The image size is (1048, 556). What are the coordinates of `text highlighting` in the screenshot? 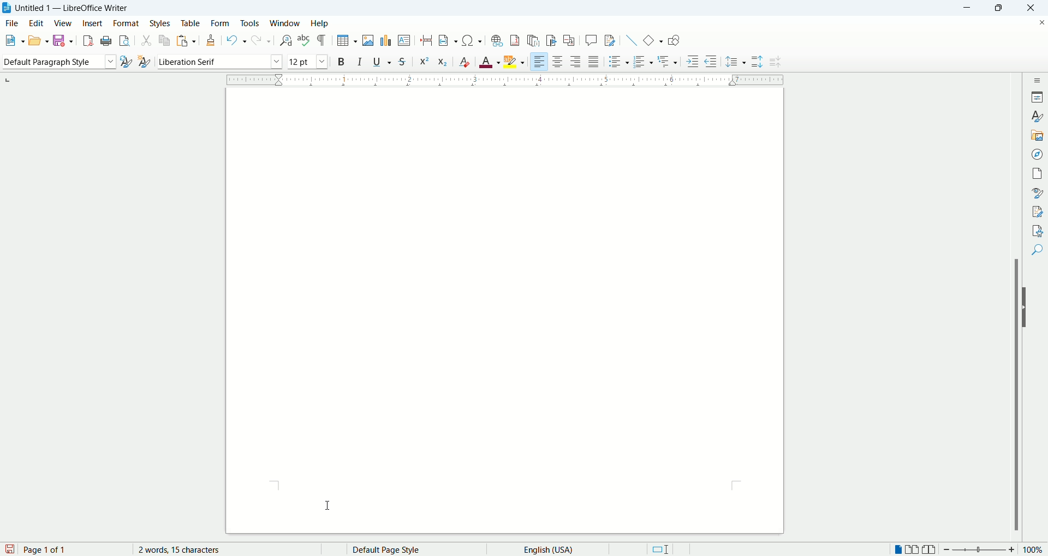 It's located at (515, 62).